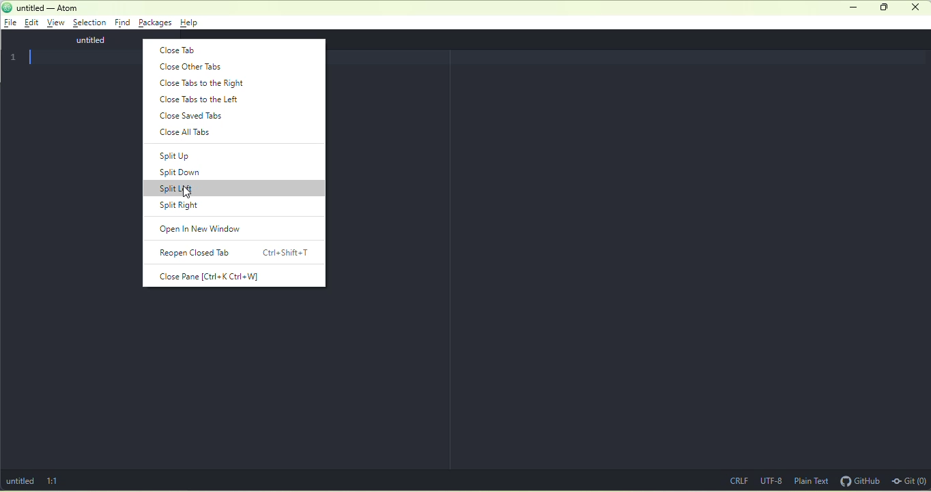 This screenshot has width=931, height=492. What do you see at coordinates (70, 480) in the screenshot?
I see `1:1` at bounding box center [70, 480].